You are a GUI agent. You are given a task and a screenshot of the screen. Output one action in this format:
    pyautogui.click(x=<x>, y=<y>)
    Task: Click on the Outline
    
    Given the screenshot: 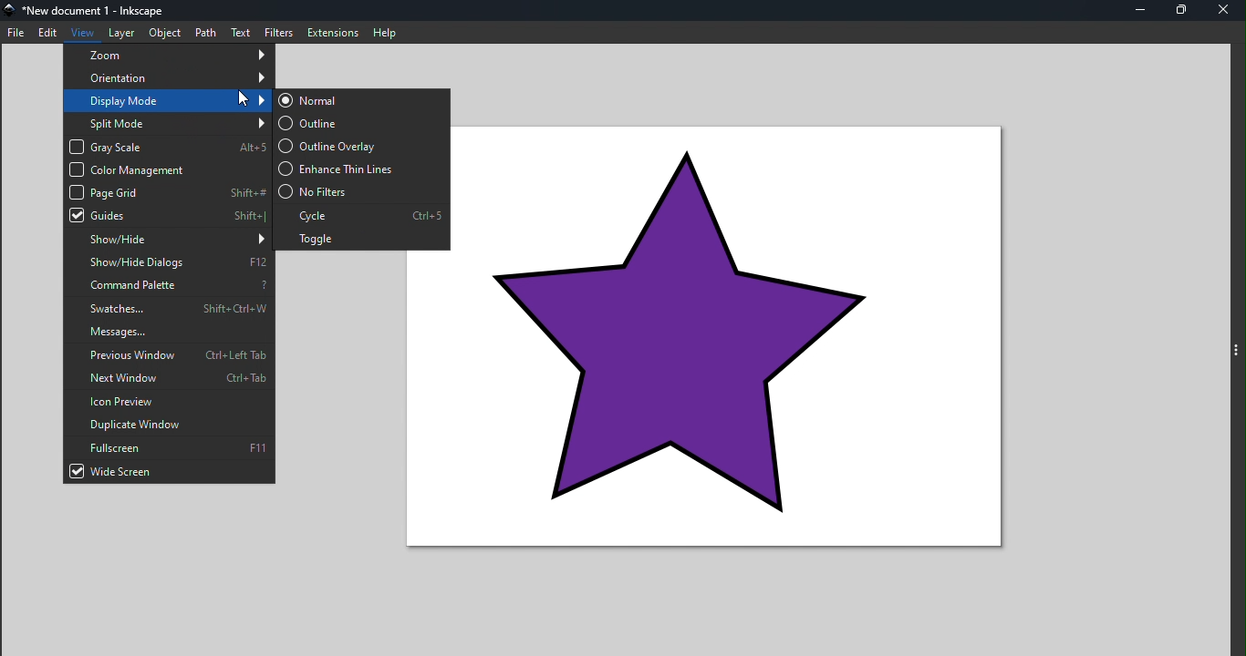 What is the action you would take?
    pyautogui.click(x=360, y=123)
    